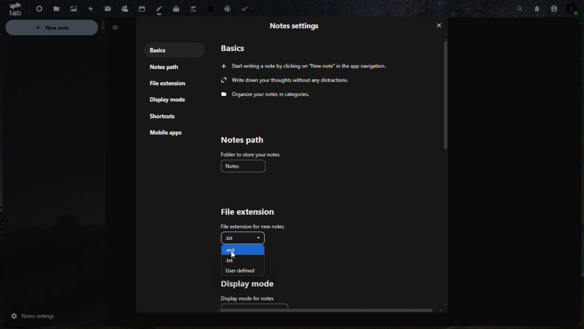  I want to click on upgrade, so click(193, 8).